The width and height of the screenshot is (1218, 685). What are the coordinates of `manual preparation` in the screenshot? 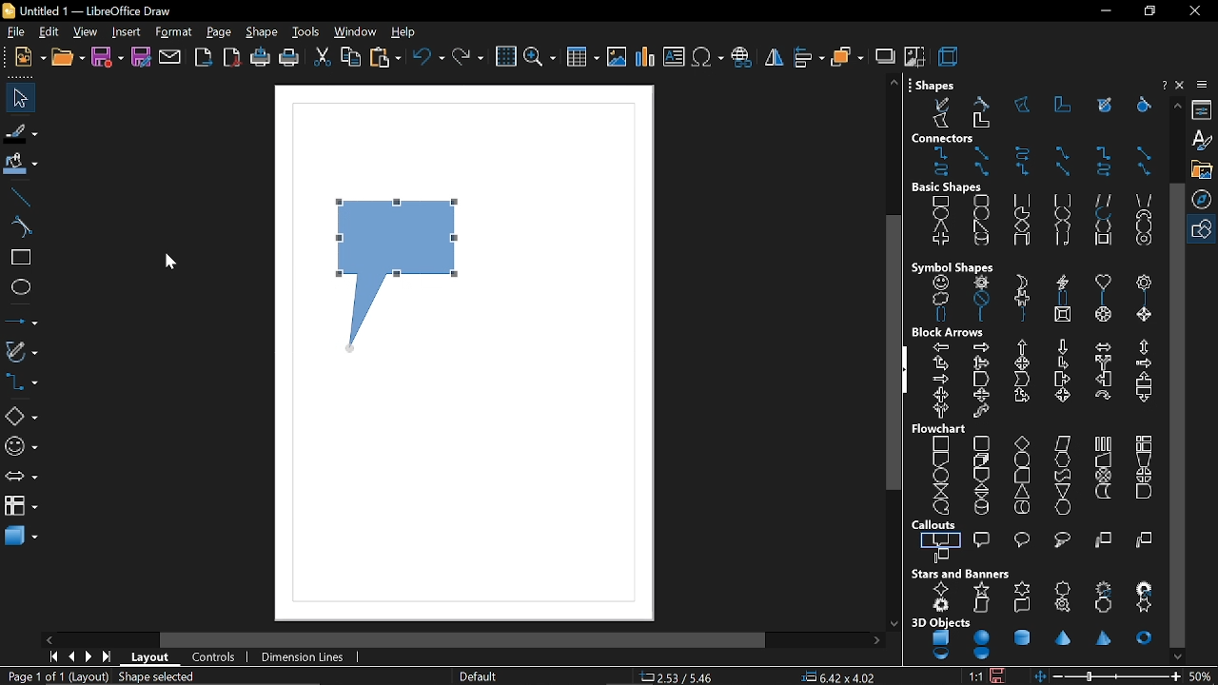 It's located at (1144, 459).